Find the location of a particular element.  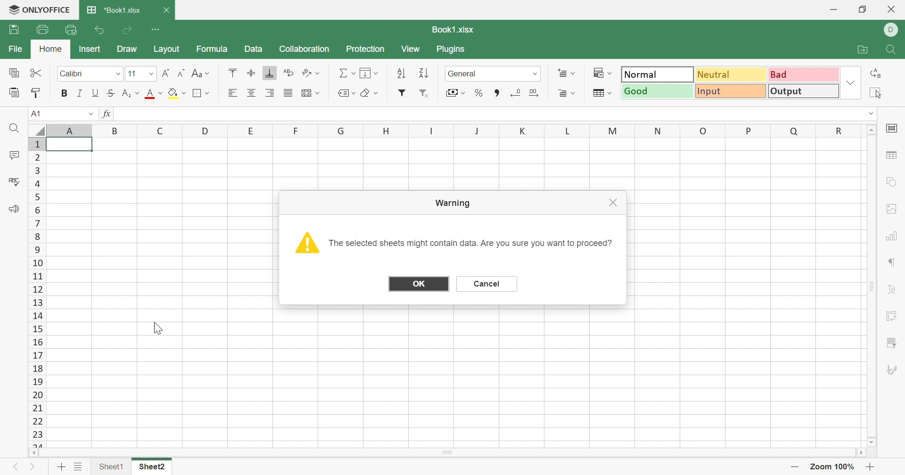

Align Bottom is located at coordinates (271, 74).